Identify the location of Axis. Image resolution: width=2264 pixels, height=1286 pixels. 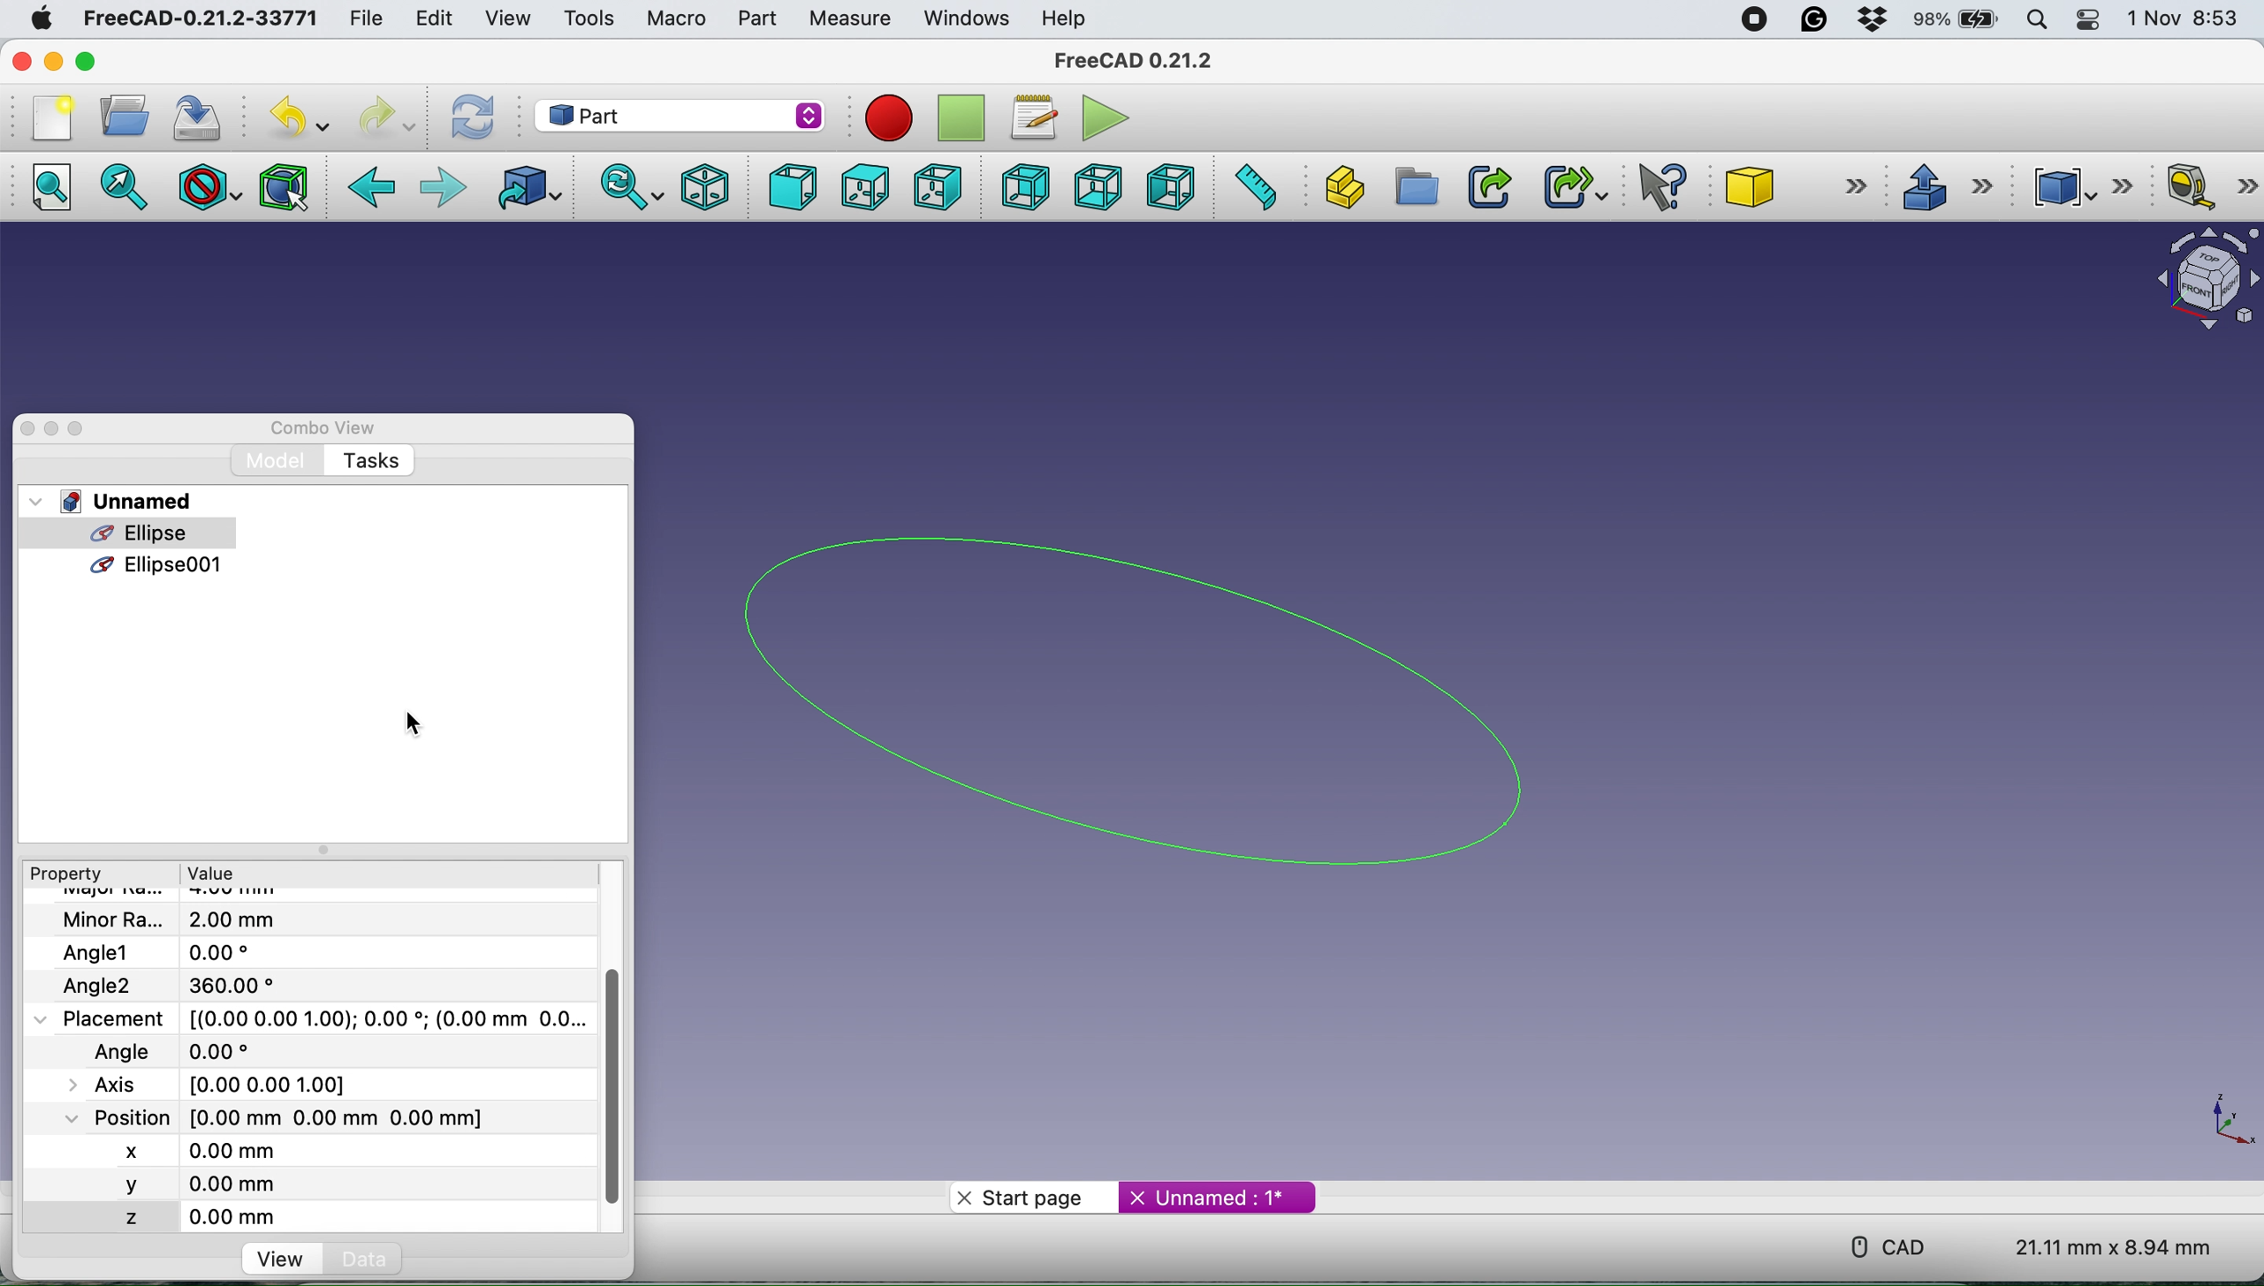
(224, 1081).